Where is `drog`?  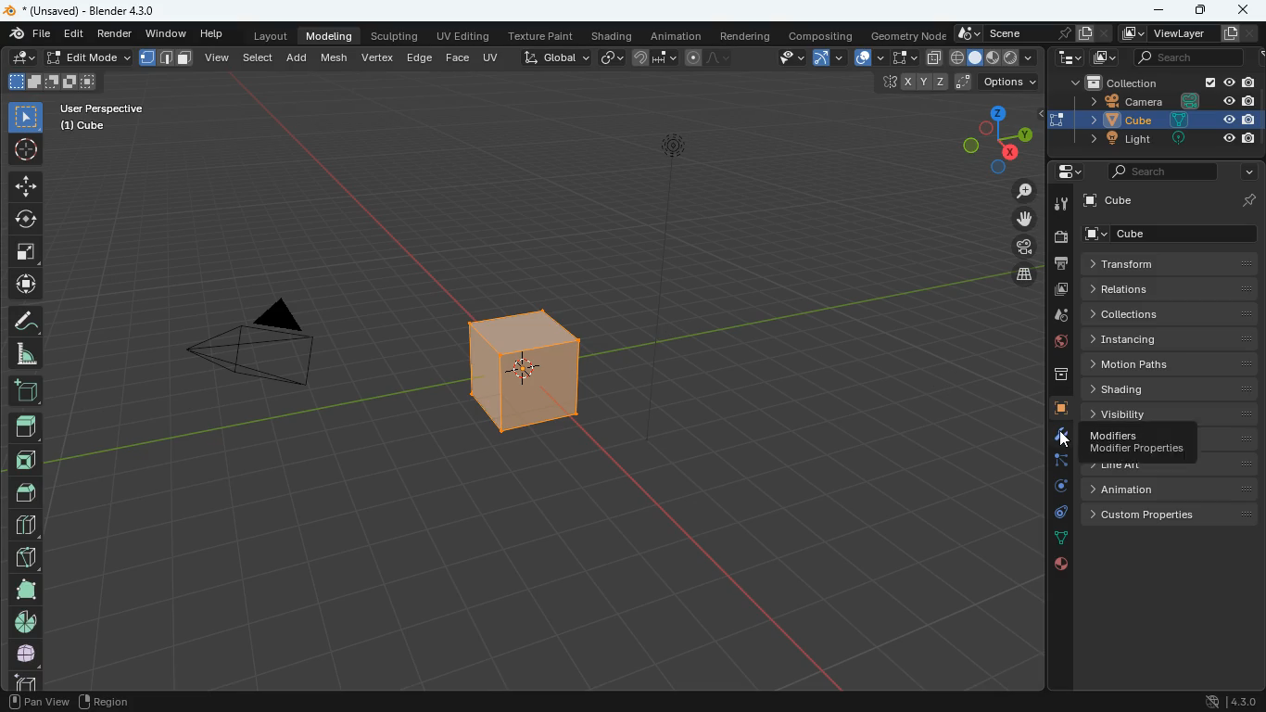
drog is located at coordinates (1054, 315).